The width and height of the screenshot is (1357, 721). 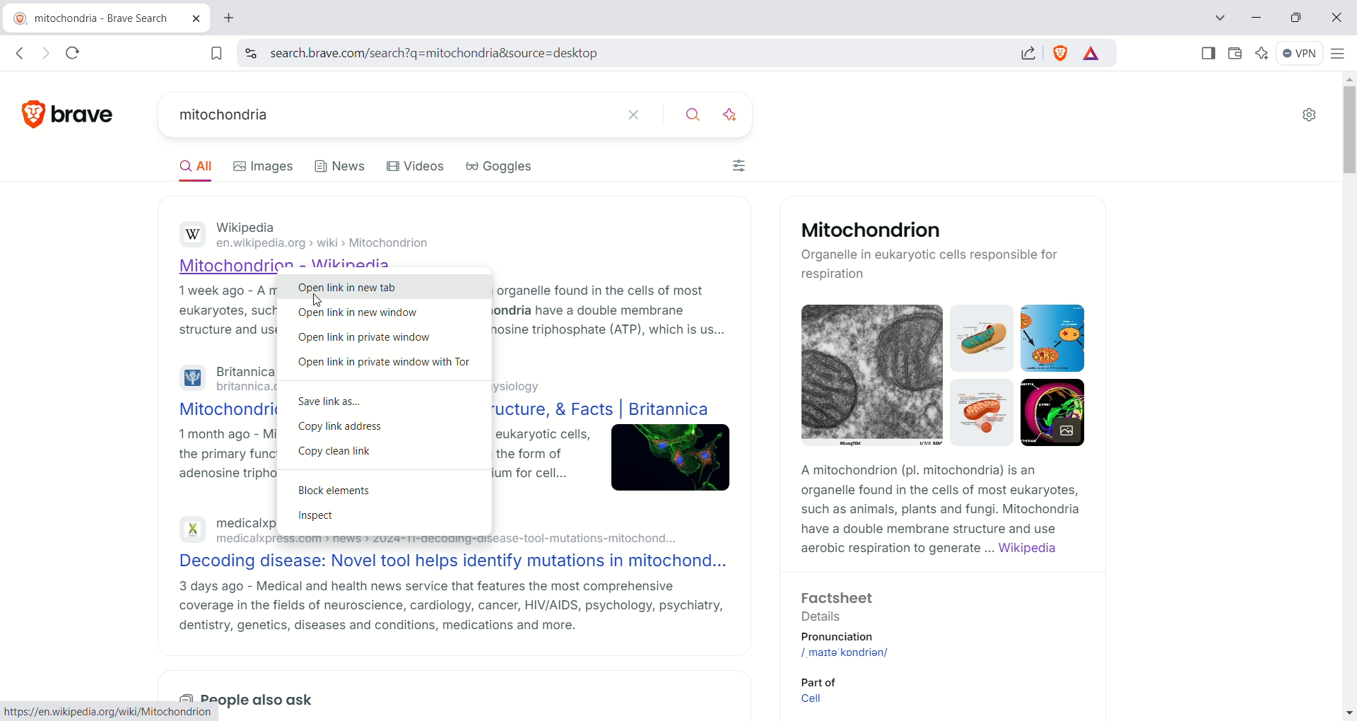 What do you see at coordinates (816, 698) in the screenshot?
I see `Cell link` at bounding box center [816, 698].